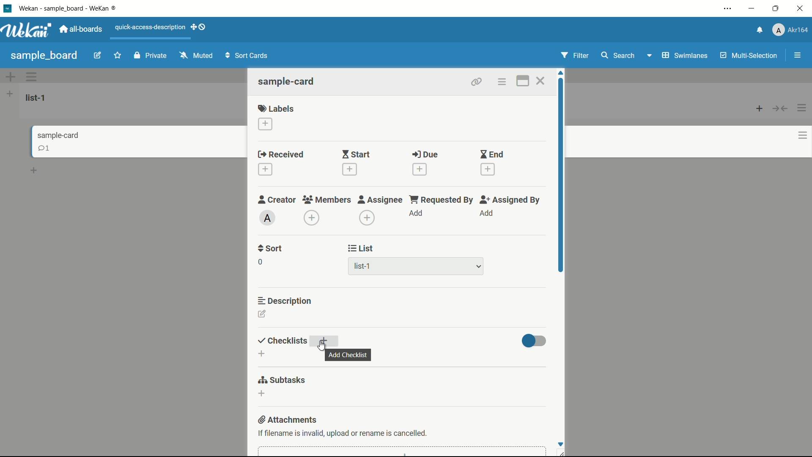 The image size is (812, 457). I want to click on add date, so click(420, 170).